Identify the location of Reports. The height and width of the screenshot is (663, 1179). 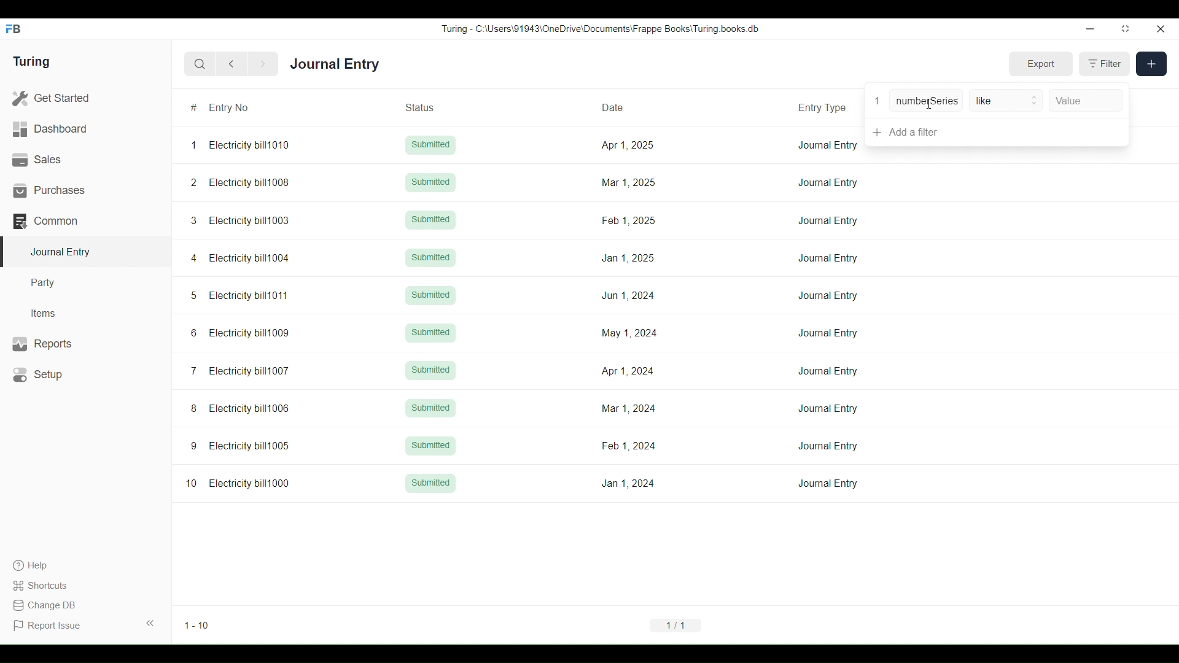
(87, 344).